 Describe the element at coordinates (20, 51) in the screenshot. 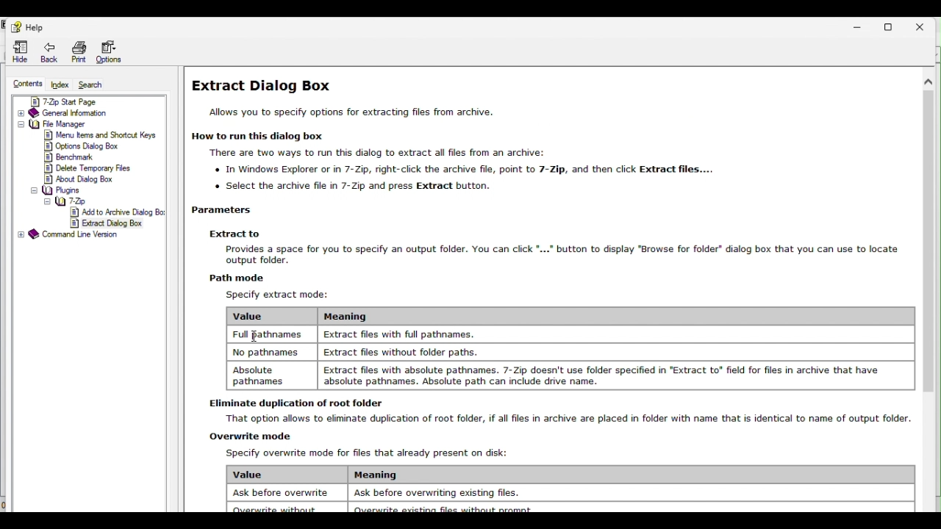

I see `Hide` at that location.